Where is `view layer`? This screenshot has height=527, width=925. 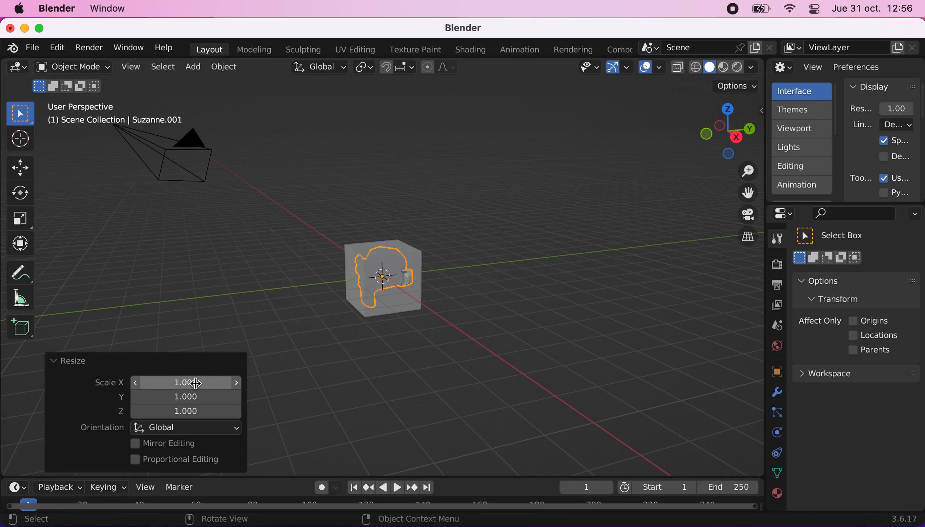 view layer is located at coordinates (773, 306).